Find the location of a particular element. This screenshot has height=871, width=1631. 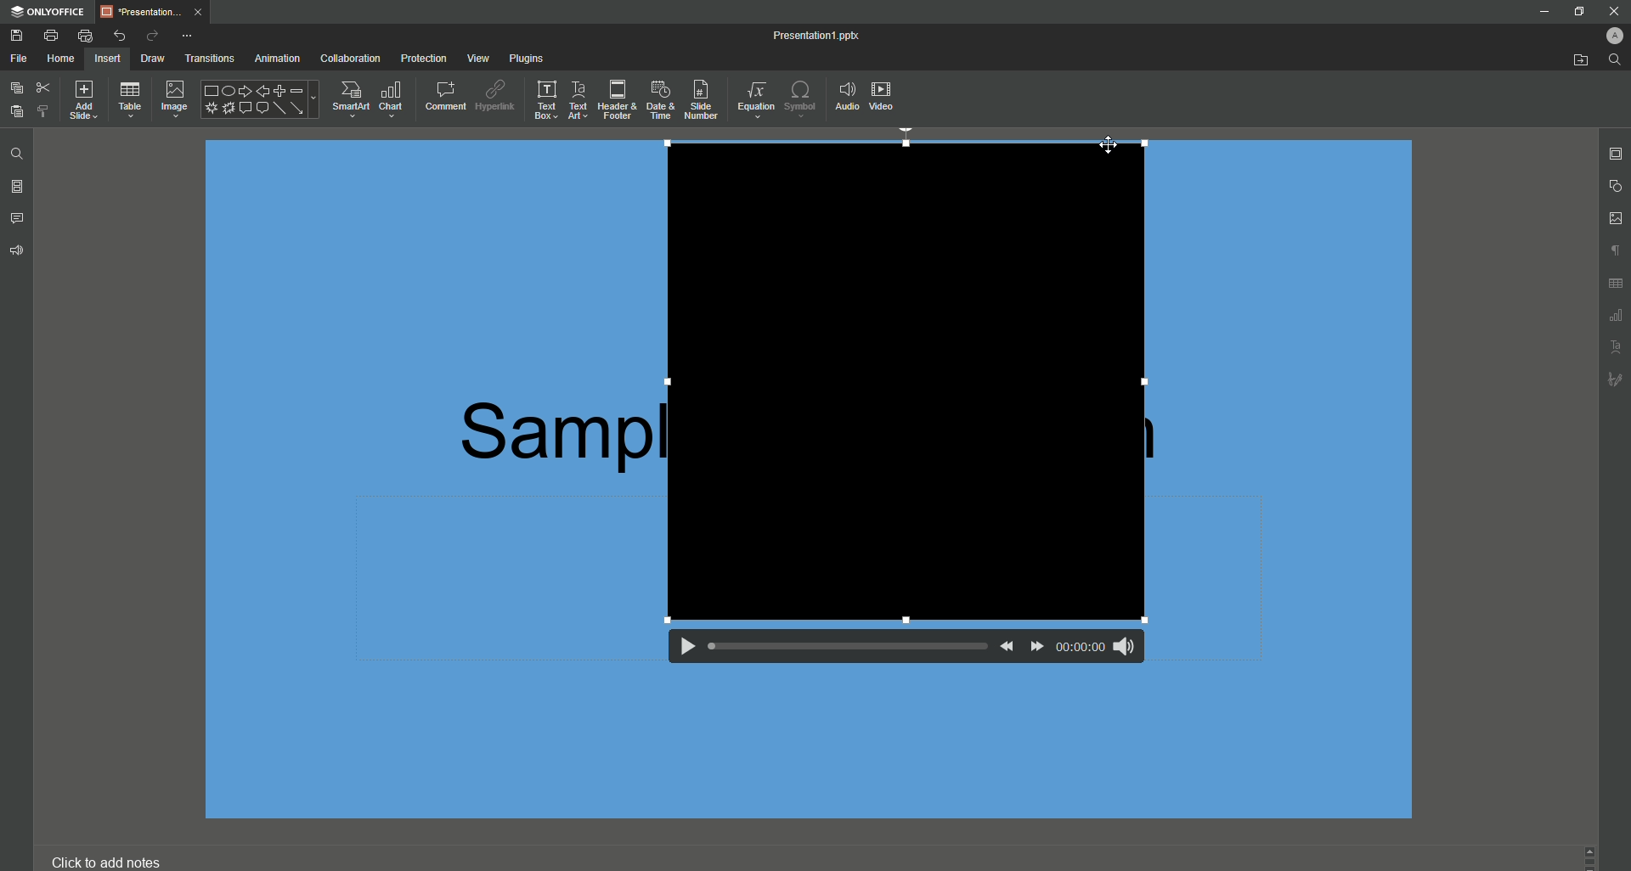

Unnamed Icons is located at coordinates (1611, 317).